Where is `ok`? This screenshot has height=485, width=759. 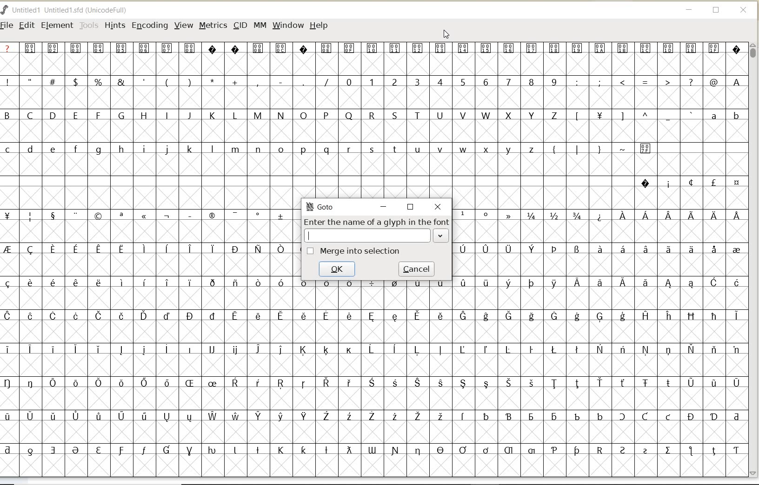
ok is located at coordinates (336, 268).